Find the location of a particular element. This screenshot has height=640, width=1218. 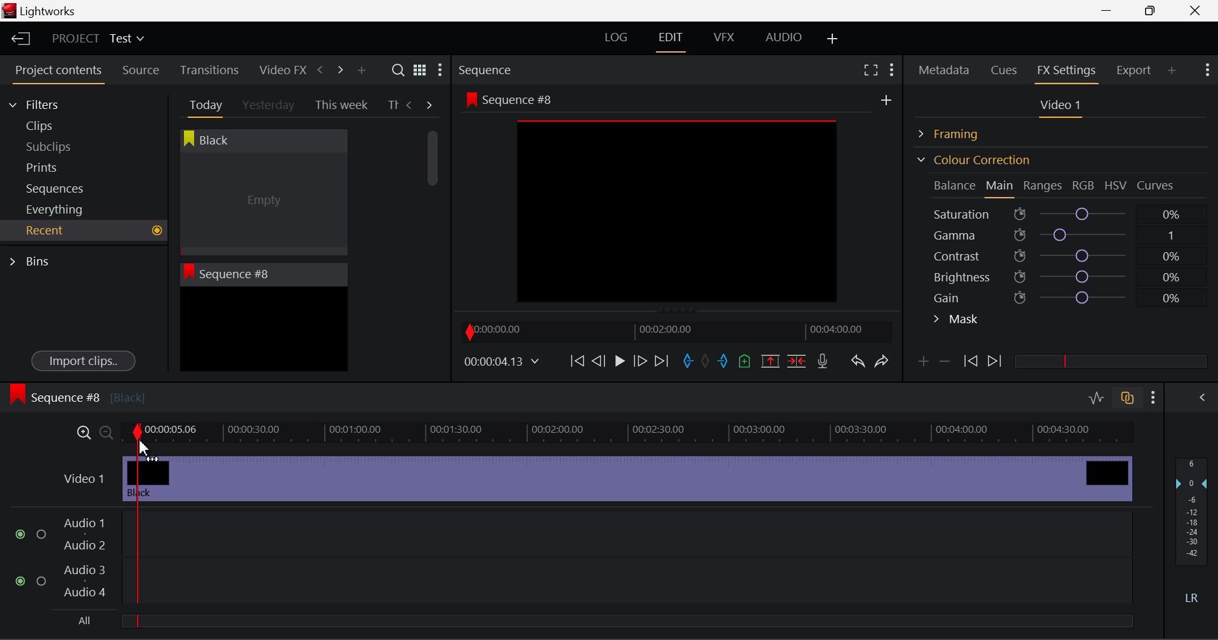

Project Timeline is located at coordinates (627, 432).